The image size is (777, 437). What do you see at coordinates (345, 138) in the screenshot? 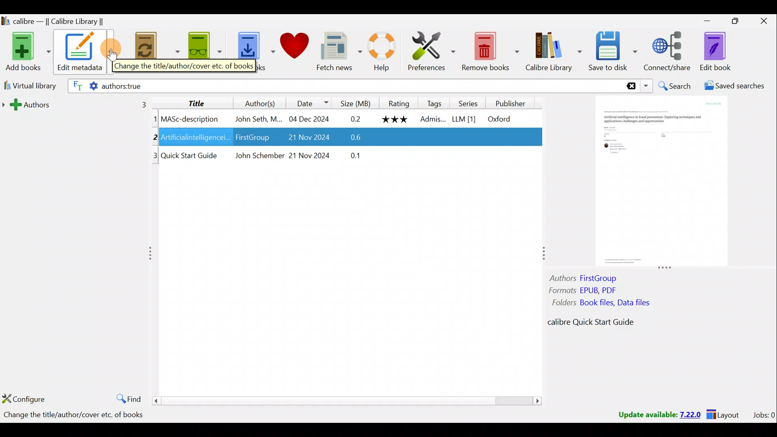
I see `Book 2` at bounding box center [345, 138].